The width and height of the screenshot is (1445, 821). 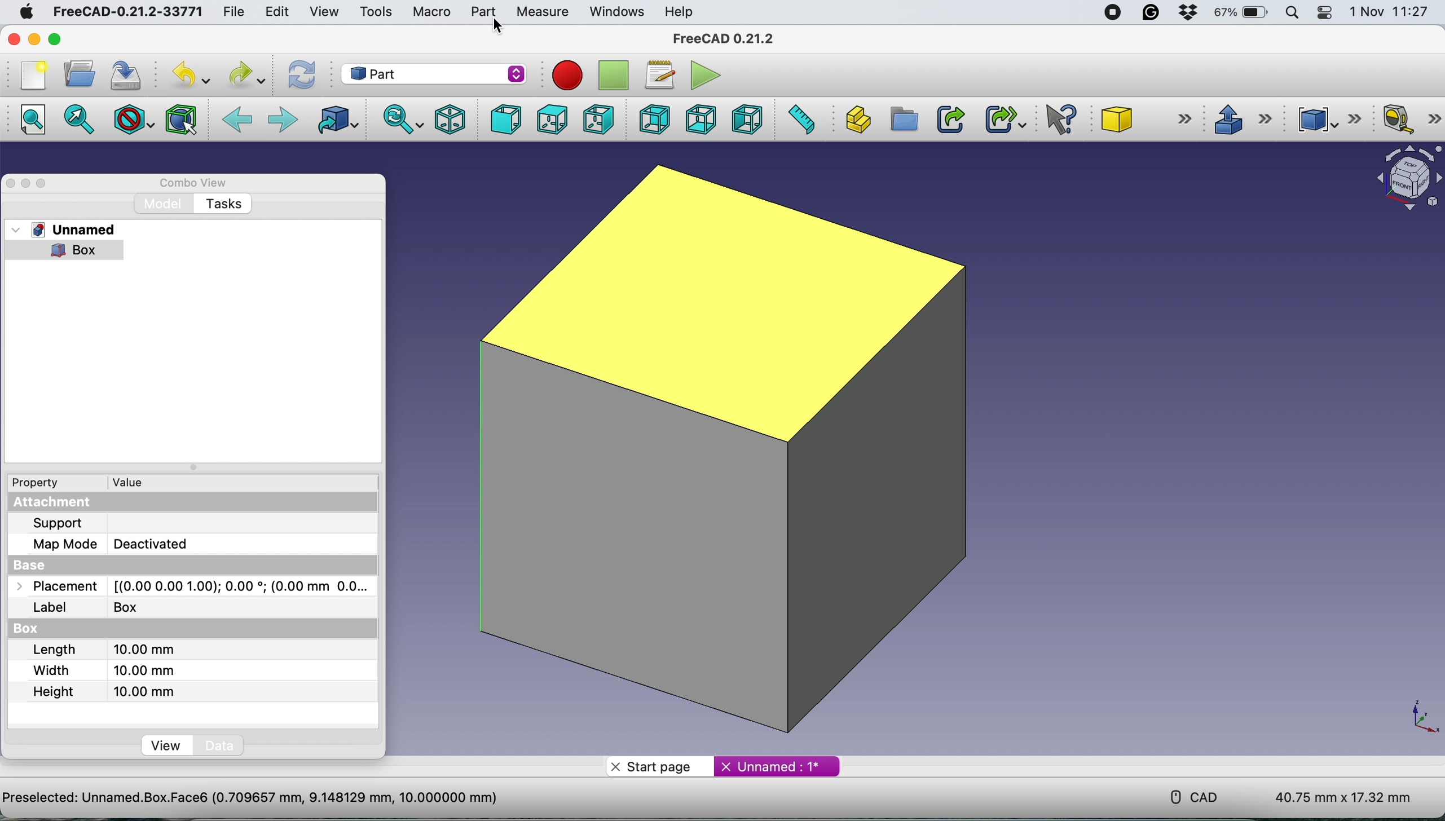 I want to click on create part, so click(x=858, y=119).